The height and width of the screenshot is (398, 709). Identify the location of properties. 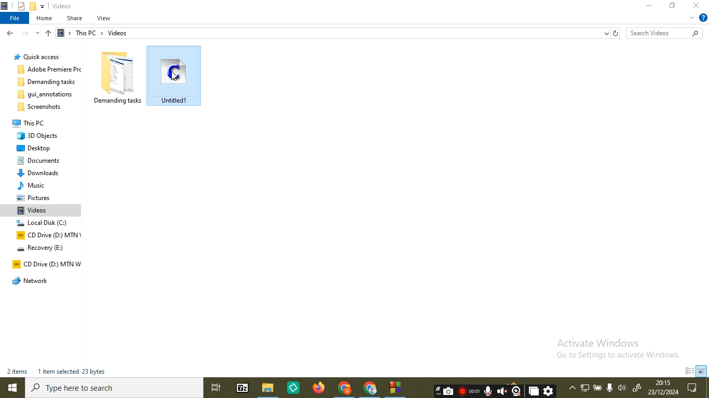
(21, 6).